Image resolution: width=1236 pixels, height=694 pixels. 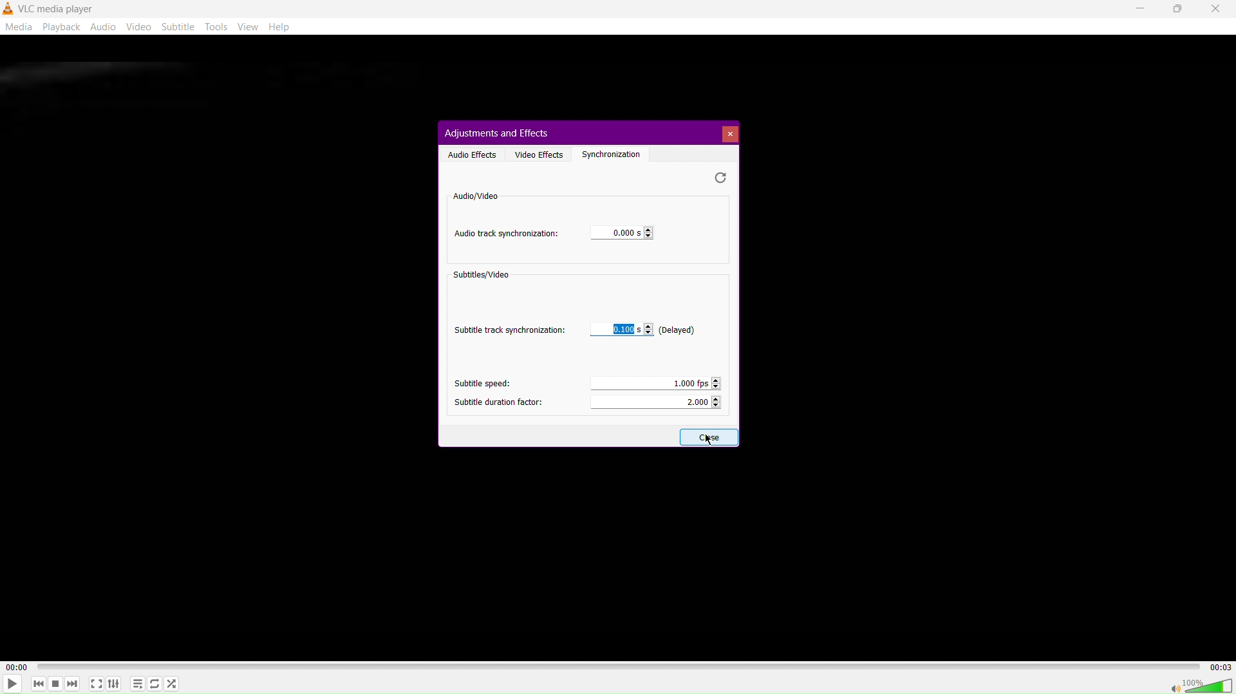 I want to click on Playlist, so click(x=140, y=684).